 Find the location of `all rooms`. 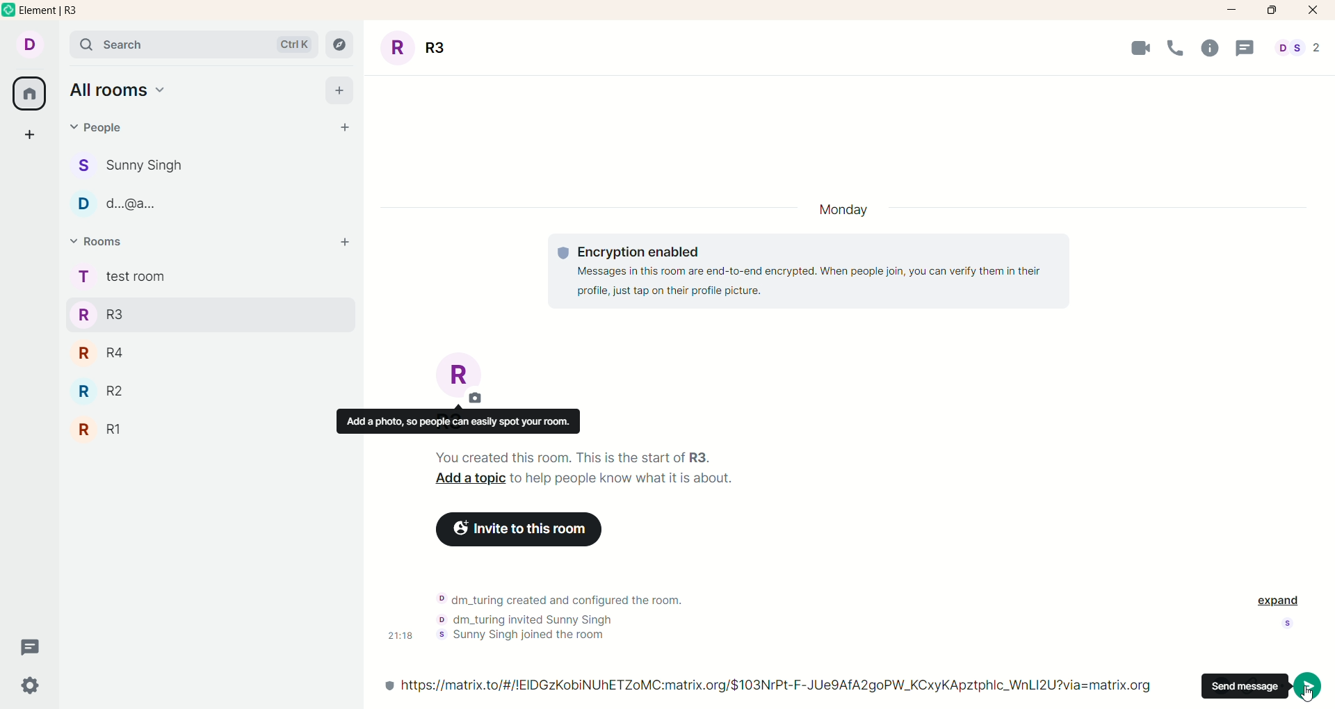

all rooms is located at coordinates (129, 92).